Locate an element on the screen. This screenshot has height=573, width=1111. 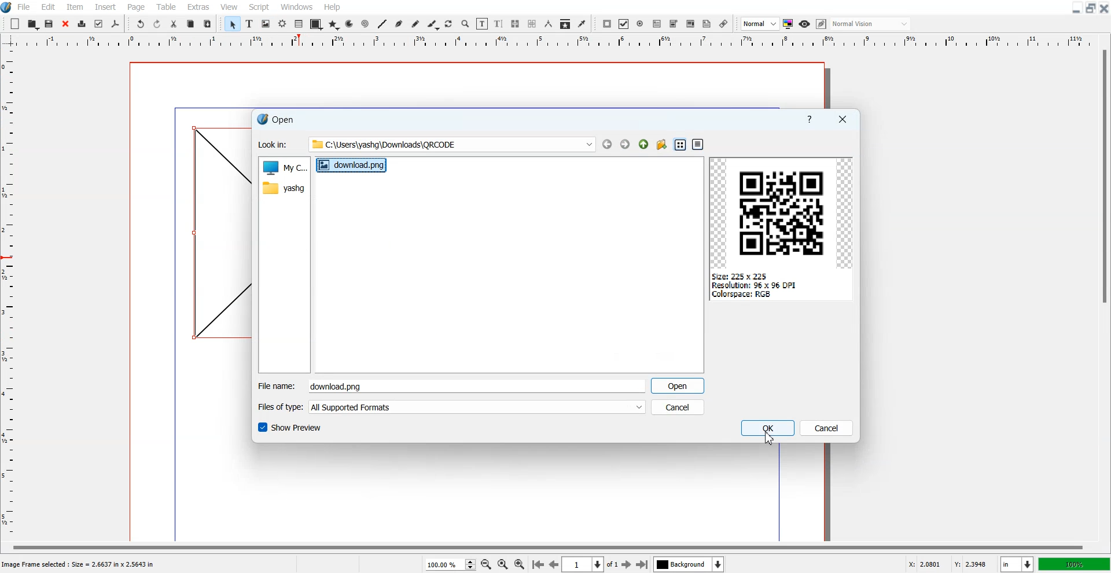
Rotate Item is located at coordinates (449, 24).